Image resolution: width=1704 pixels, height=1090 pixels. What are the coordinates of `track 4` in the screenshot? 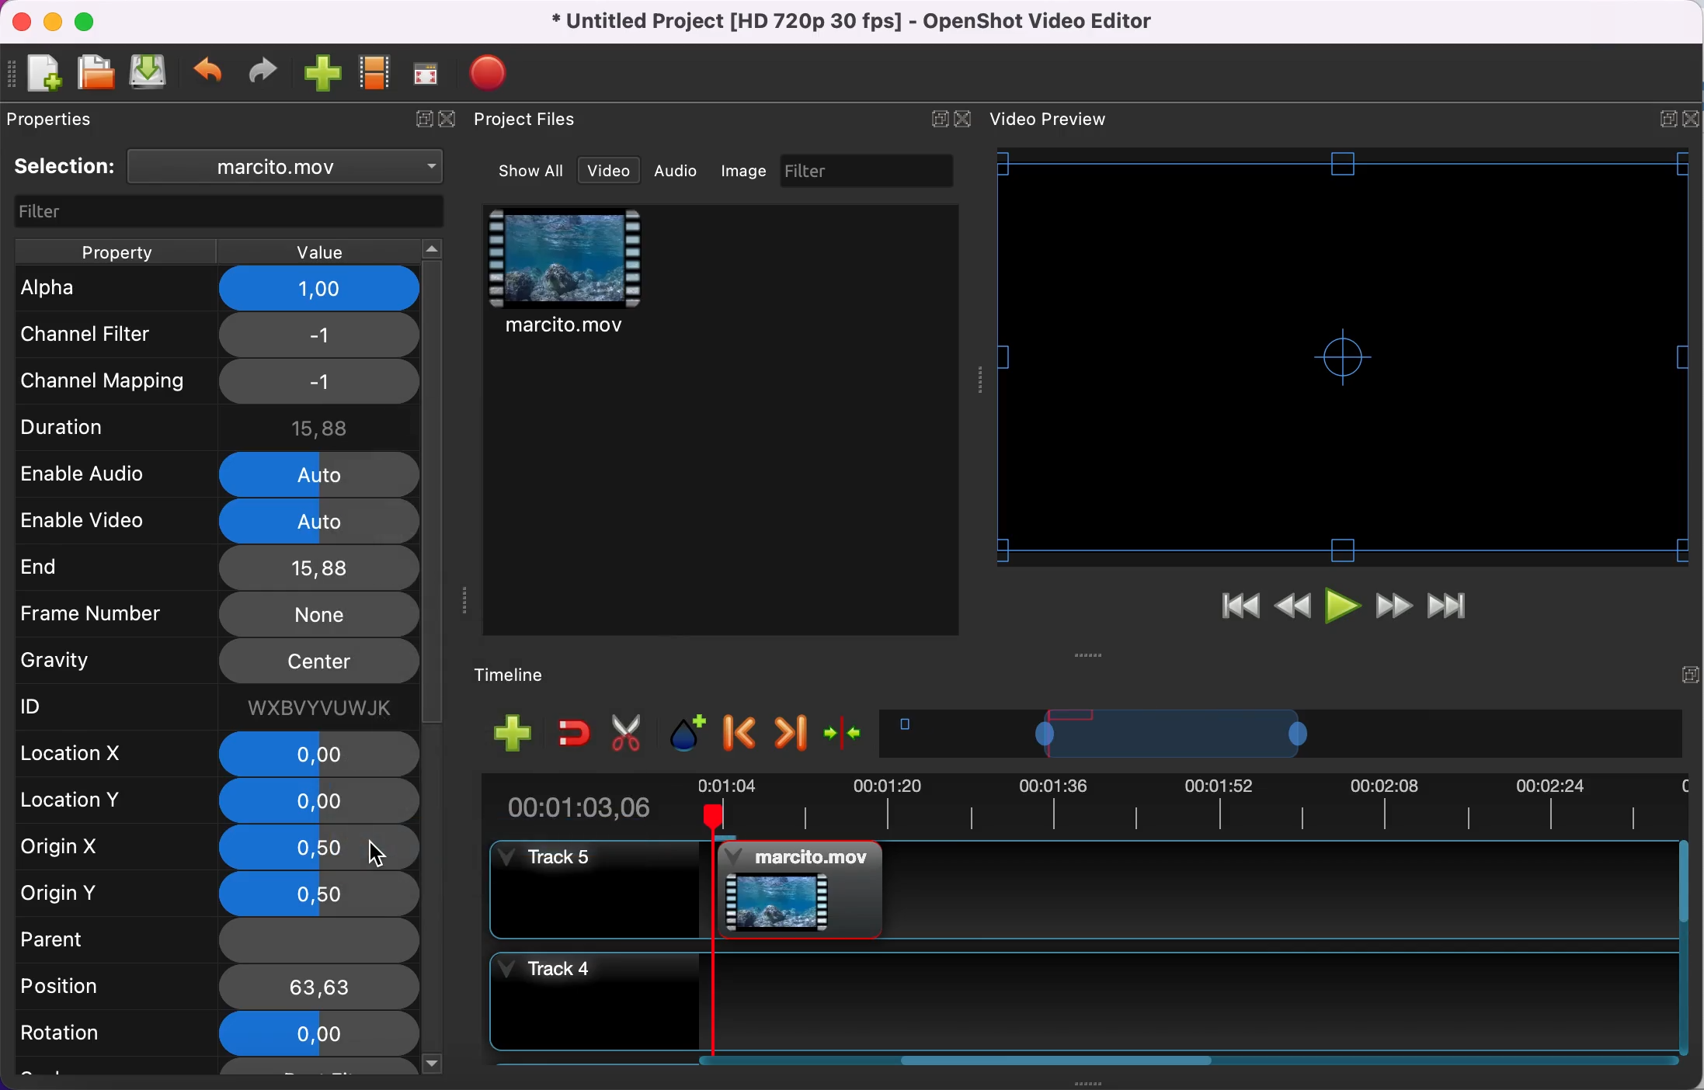 It's located at (1080, 1001).